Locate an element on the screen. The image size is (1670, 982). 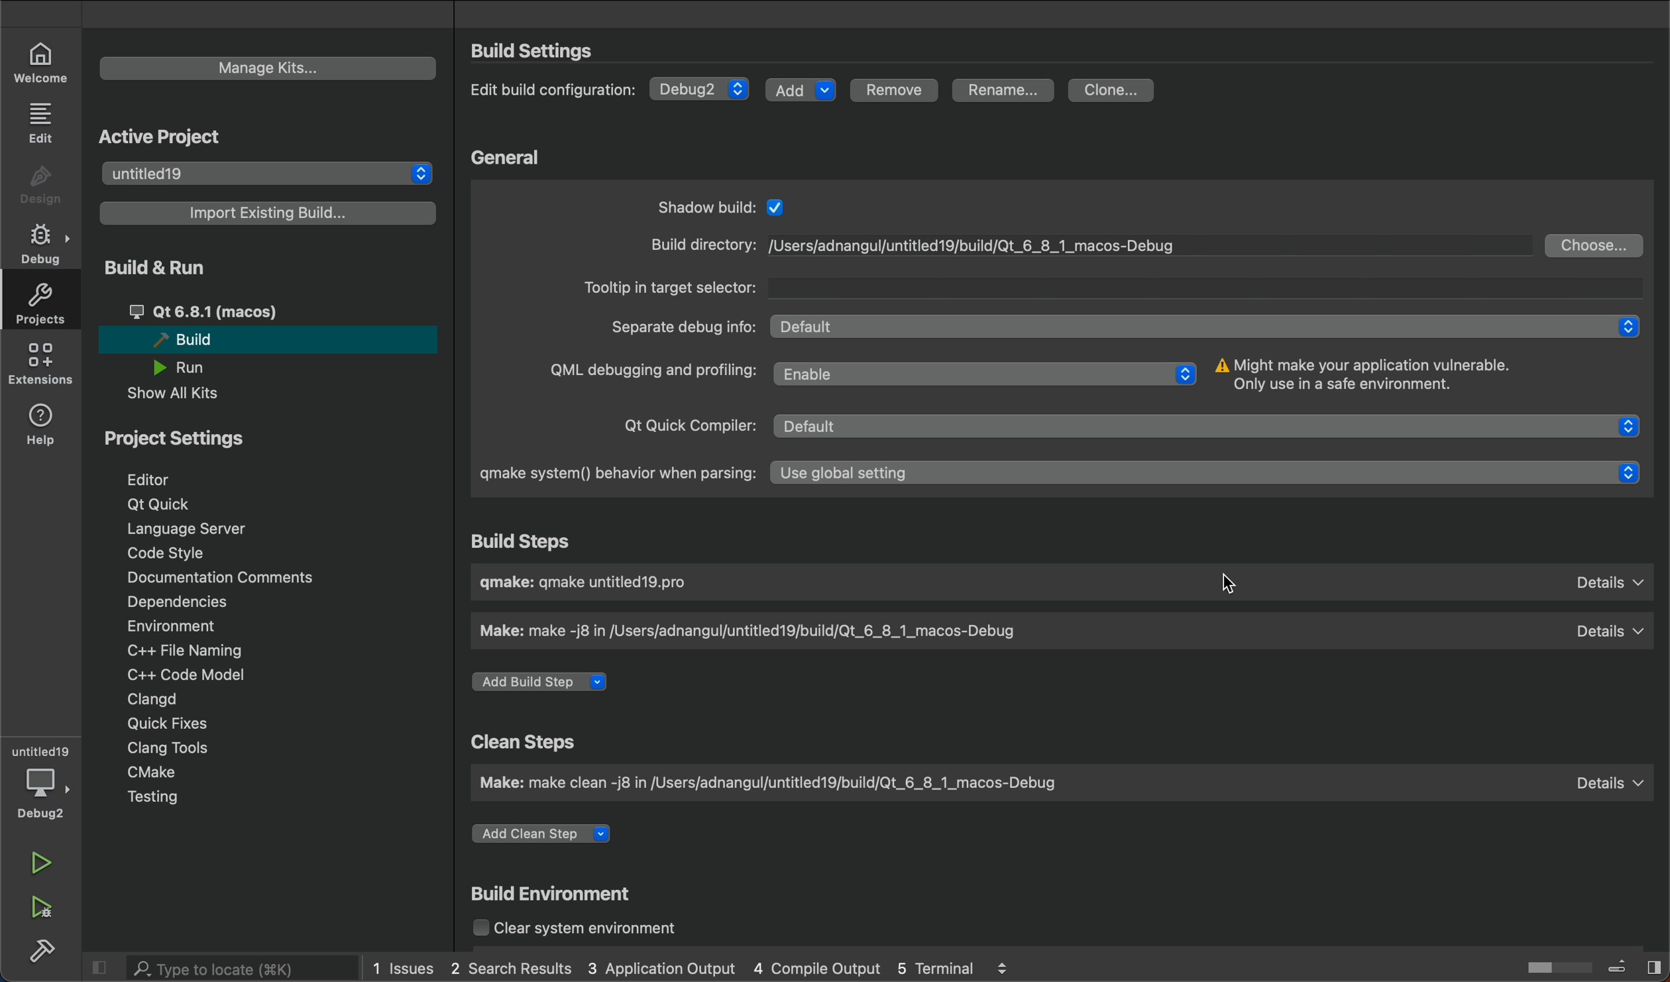
untitled is located at coordinates (41, 751).